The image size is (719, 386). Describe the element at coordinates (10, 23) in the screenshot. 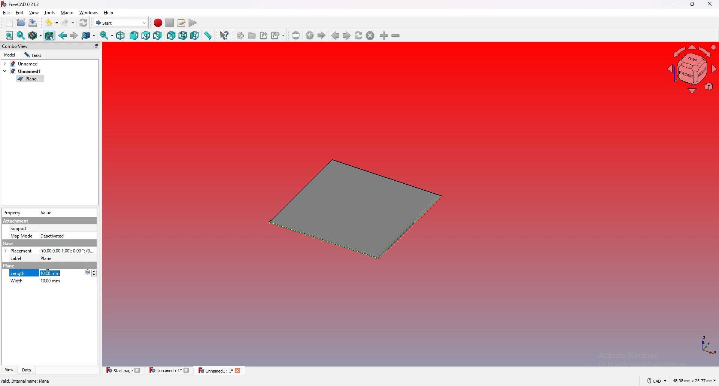

I see `new` at that location.